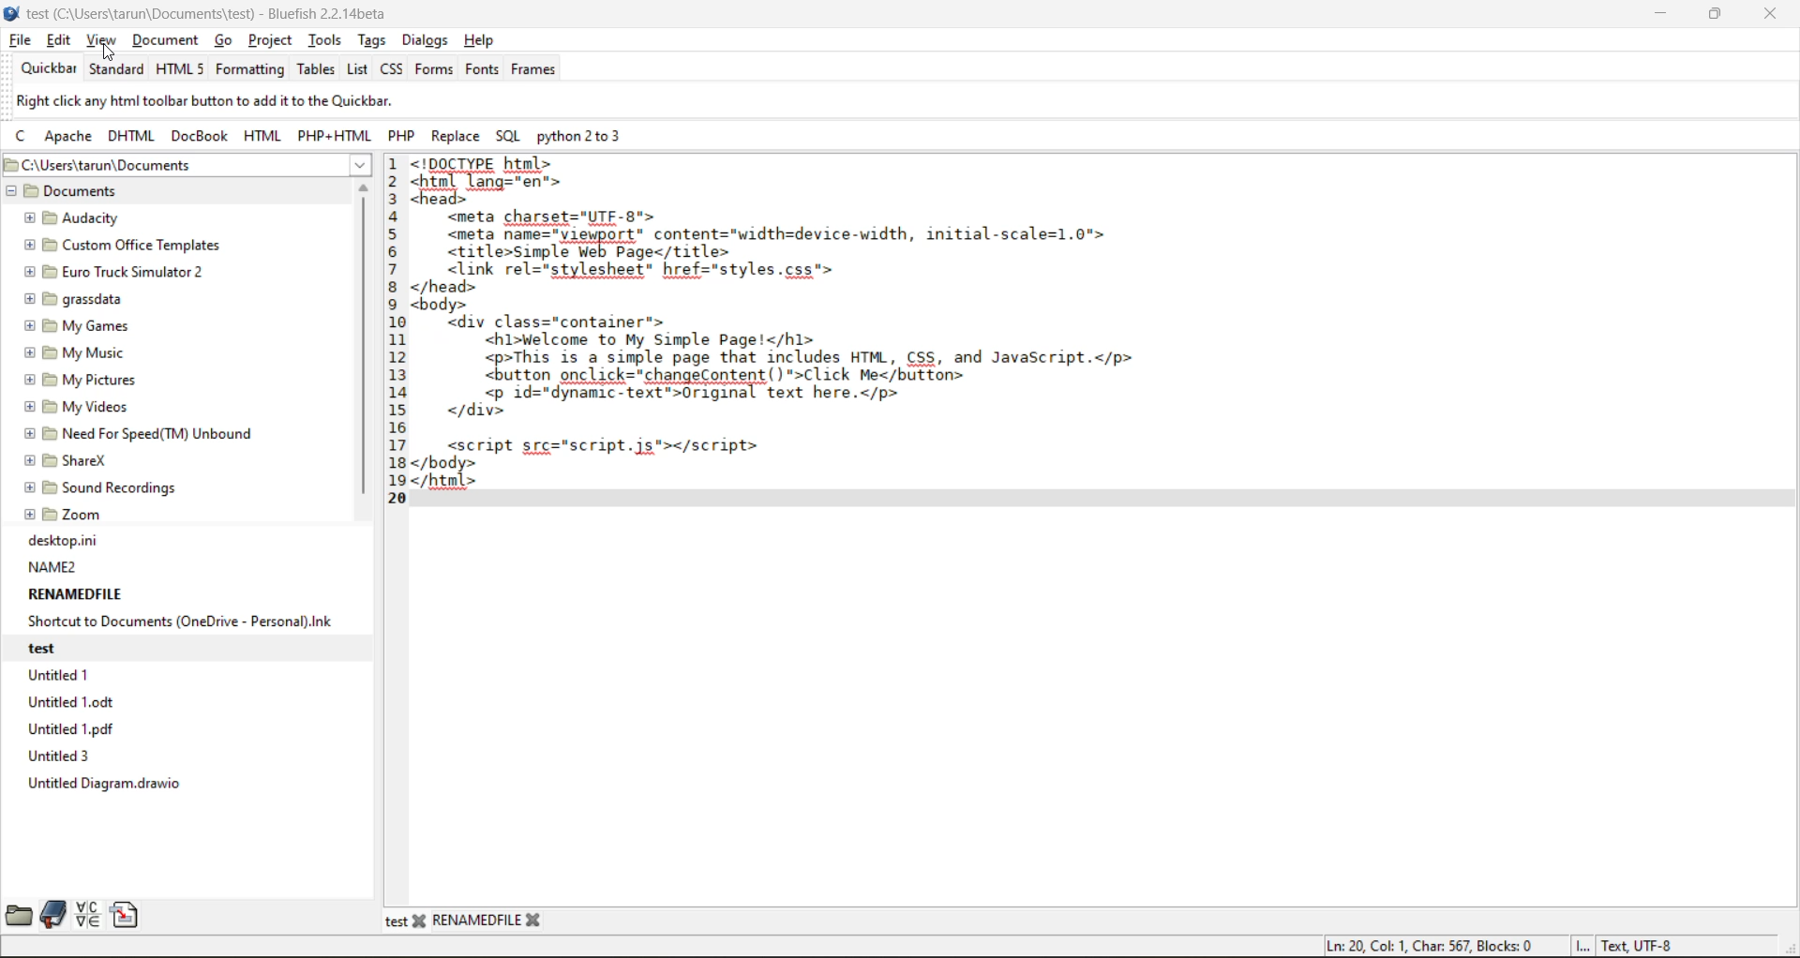 The width and height of the screenshot is (1800, 958). What do you see at coordinates (433, 71) in the screenshot?
I see `forms` at bounding box center [433, 71].